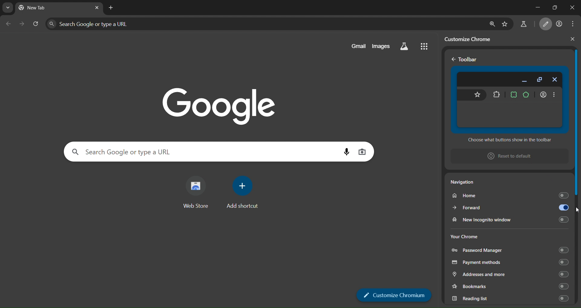  What do you see at coordinates (471, 39) in the screenshot?
I see `customize chromium` at bounding box center [471, 39].